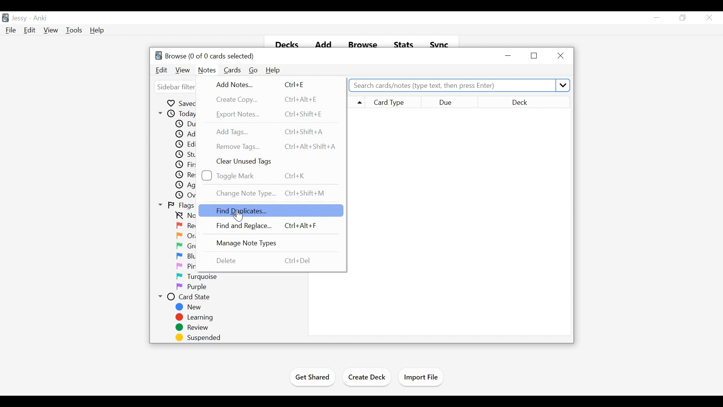 Image resolution: width=723 pixels, height=407 pixels. I want to click on Overdue, so click(191, 196).